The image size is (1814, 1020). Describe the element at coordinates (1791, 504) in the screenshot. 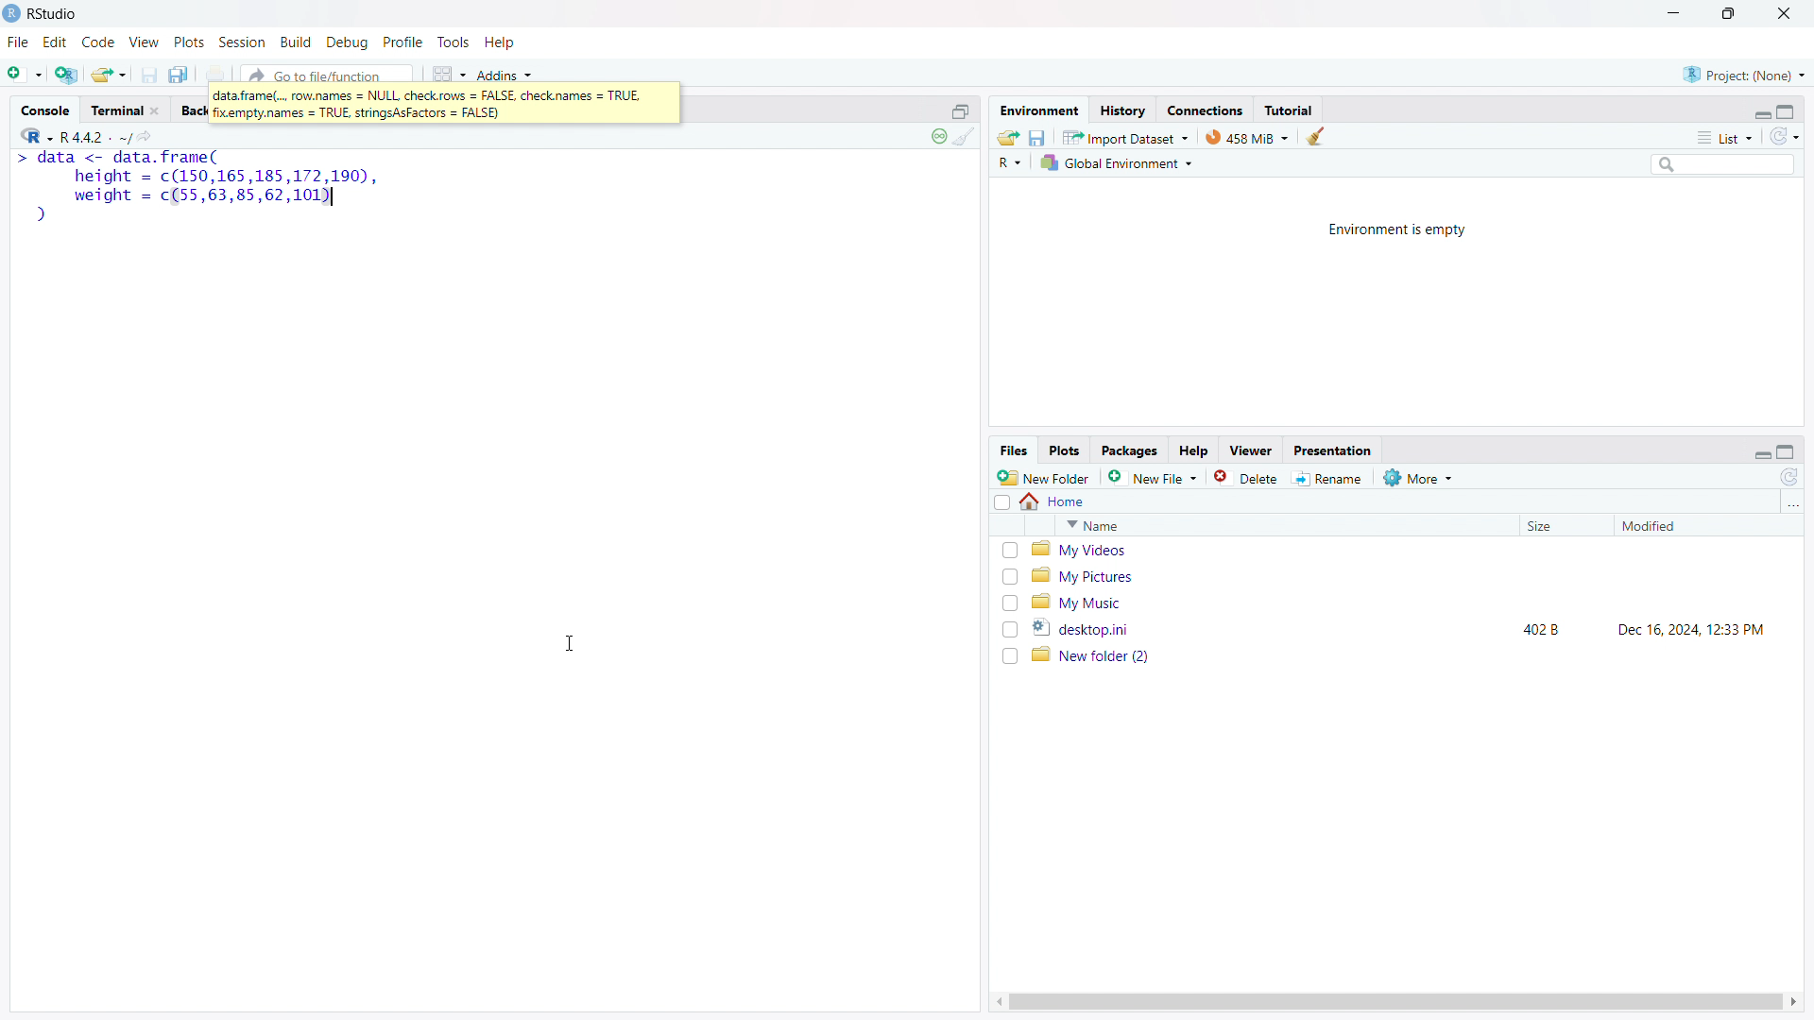

I see `go to directory` at that location.